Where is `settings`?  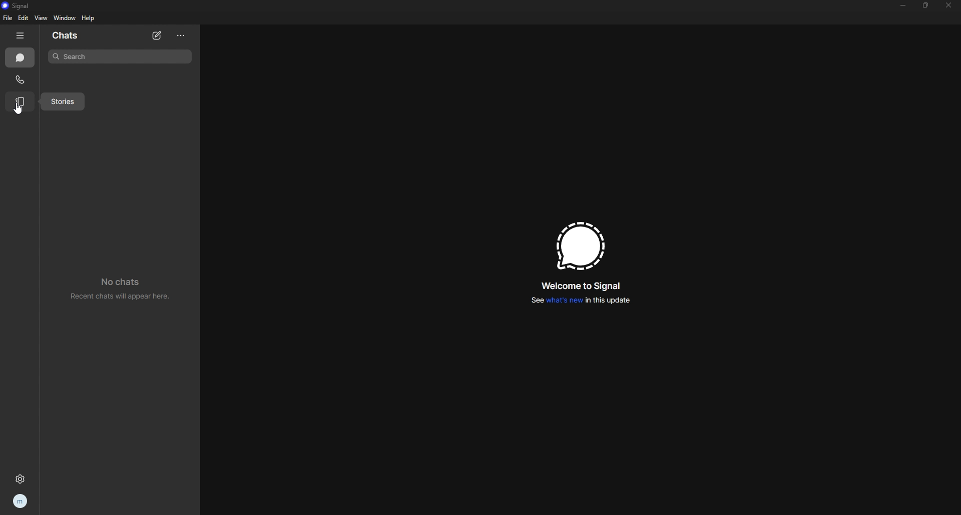 settings is located at coordinates (22, 477).